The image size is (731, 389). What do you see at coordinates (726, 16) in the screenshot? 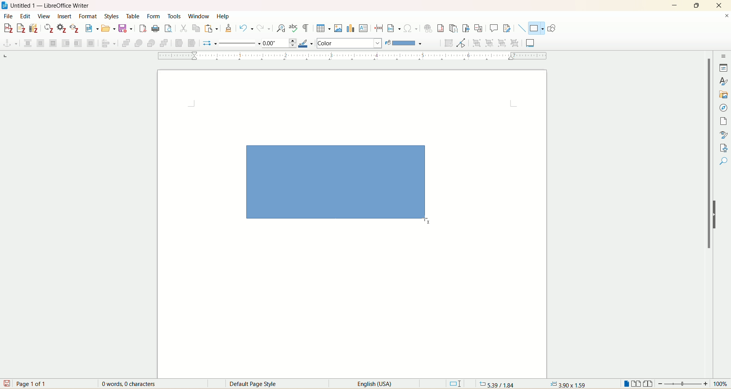
I see `close document` at bounding box center [726, 16].